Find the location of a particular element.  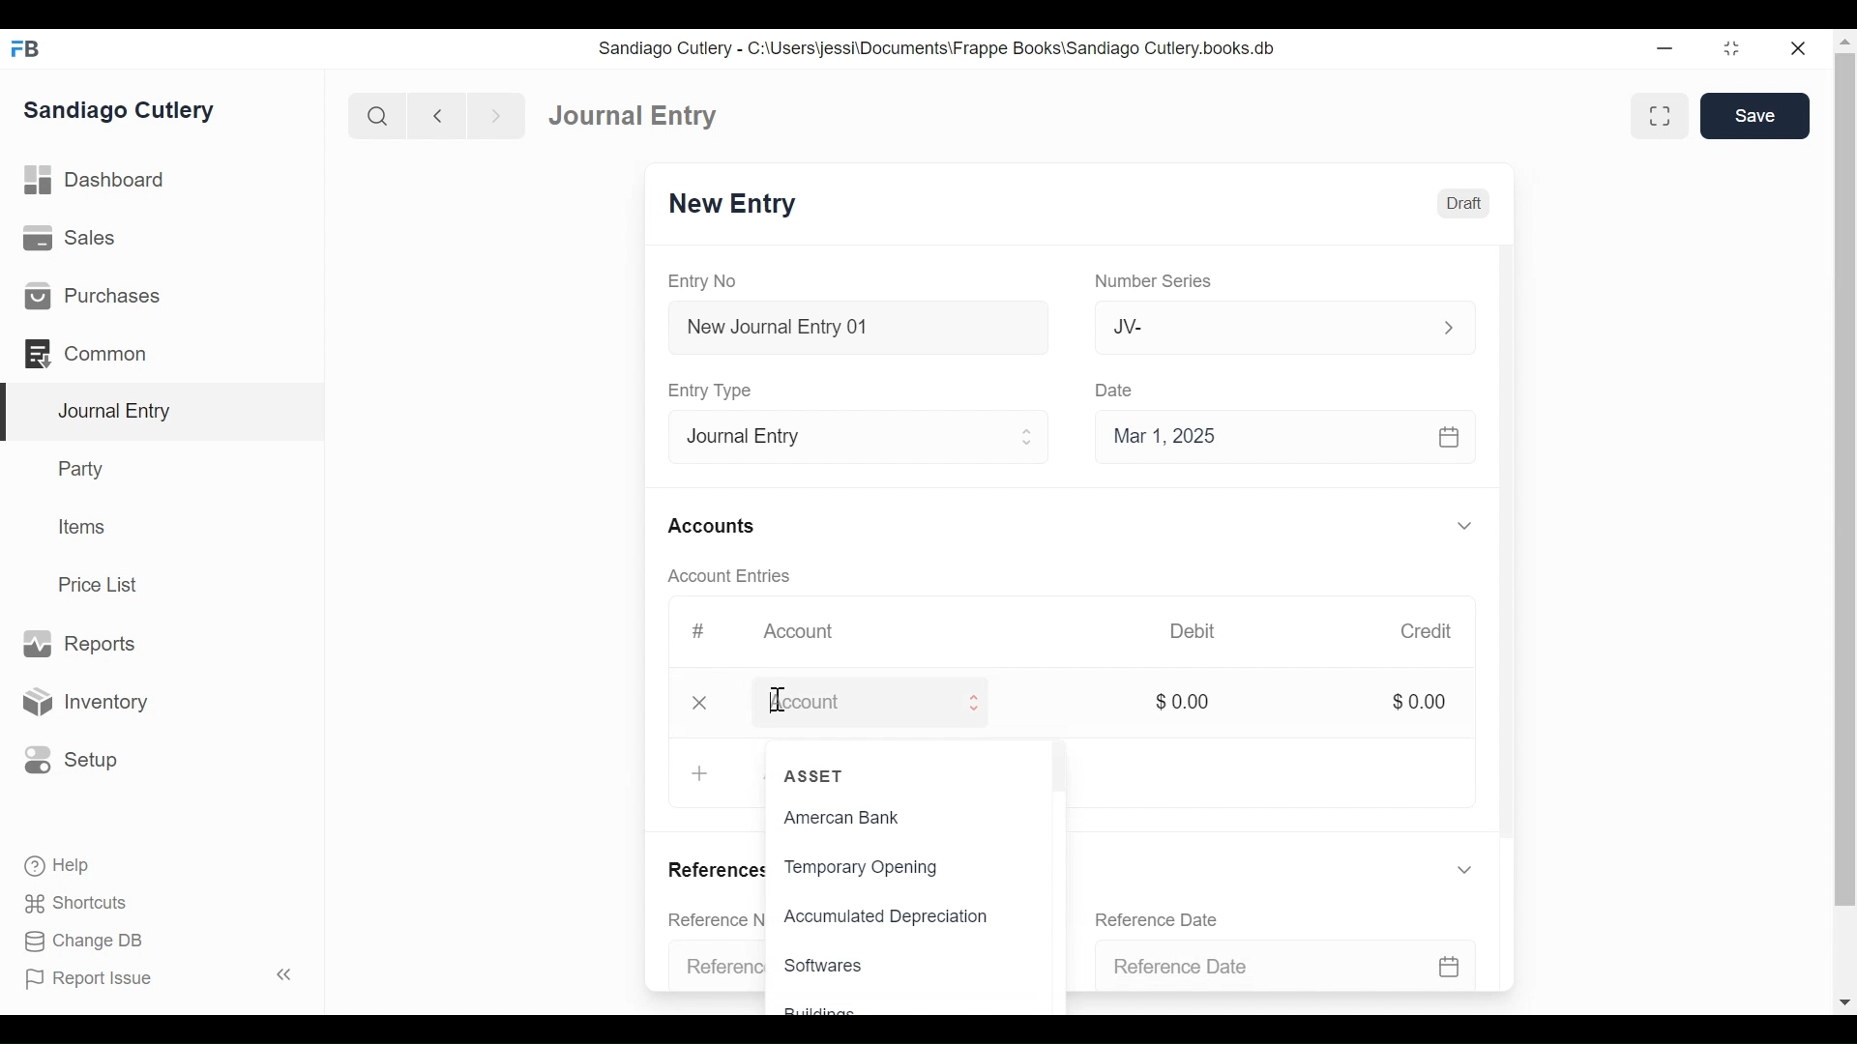

collapse sidebar is located at coordinates (280, 974).